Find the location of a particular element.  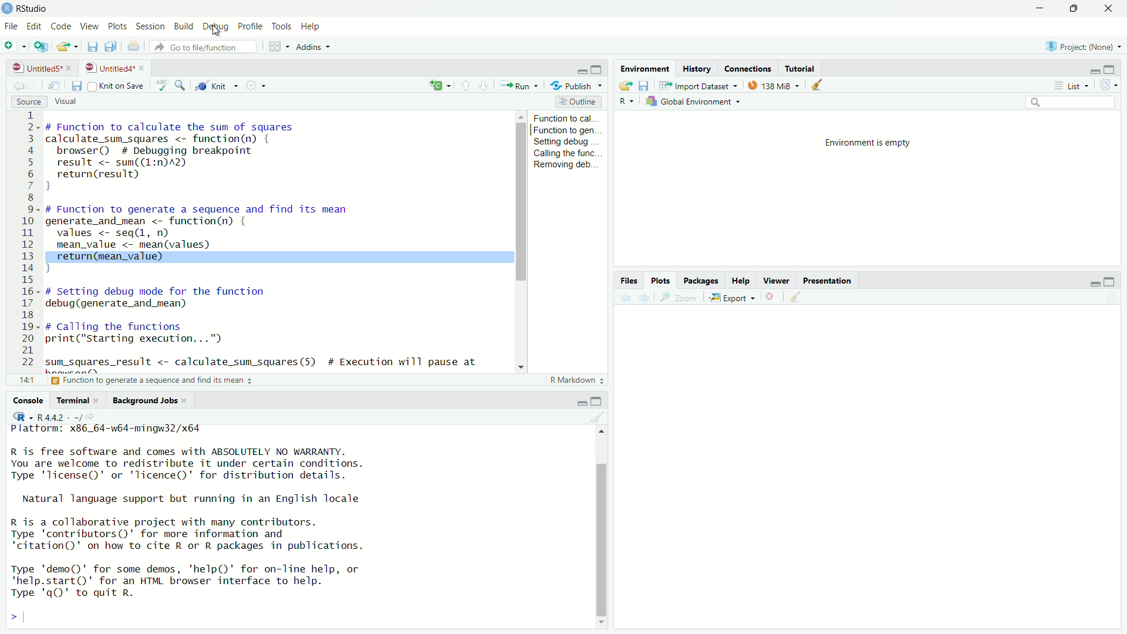

clear all plots is located at coordinates (797, 297).